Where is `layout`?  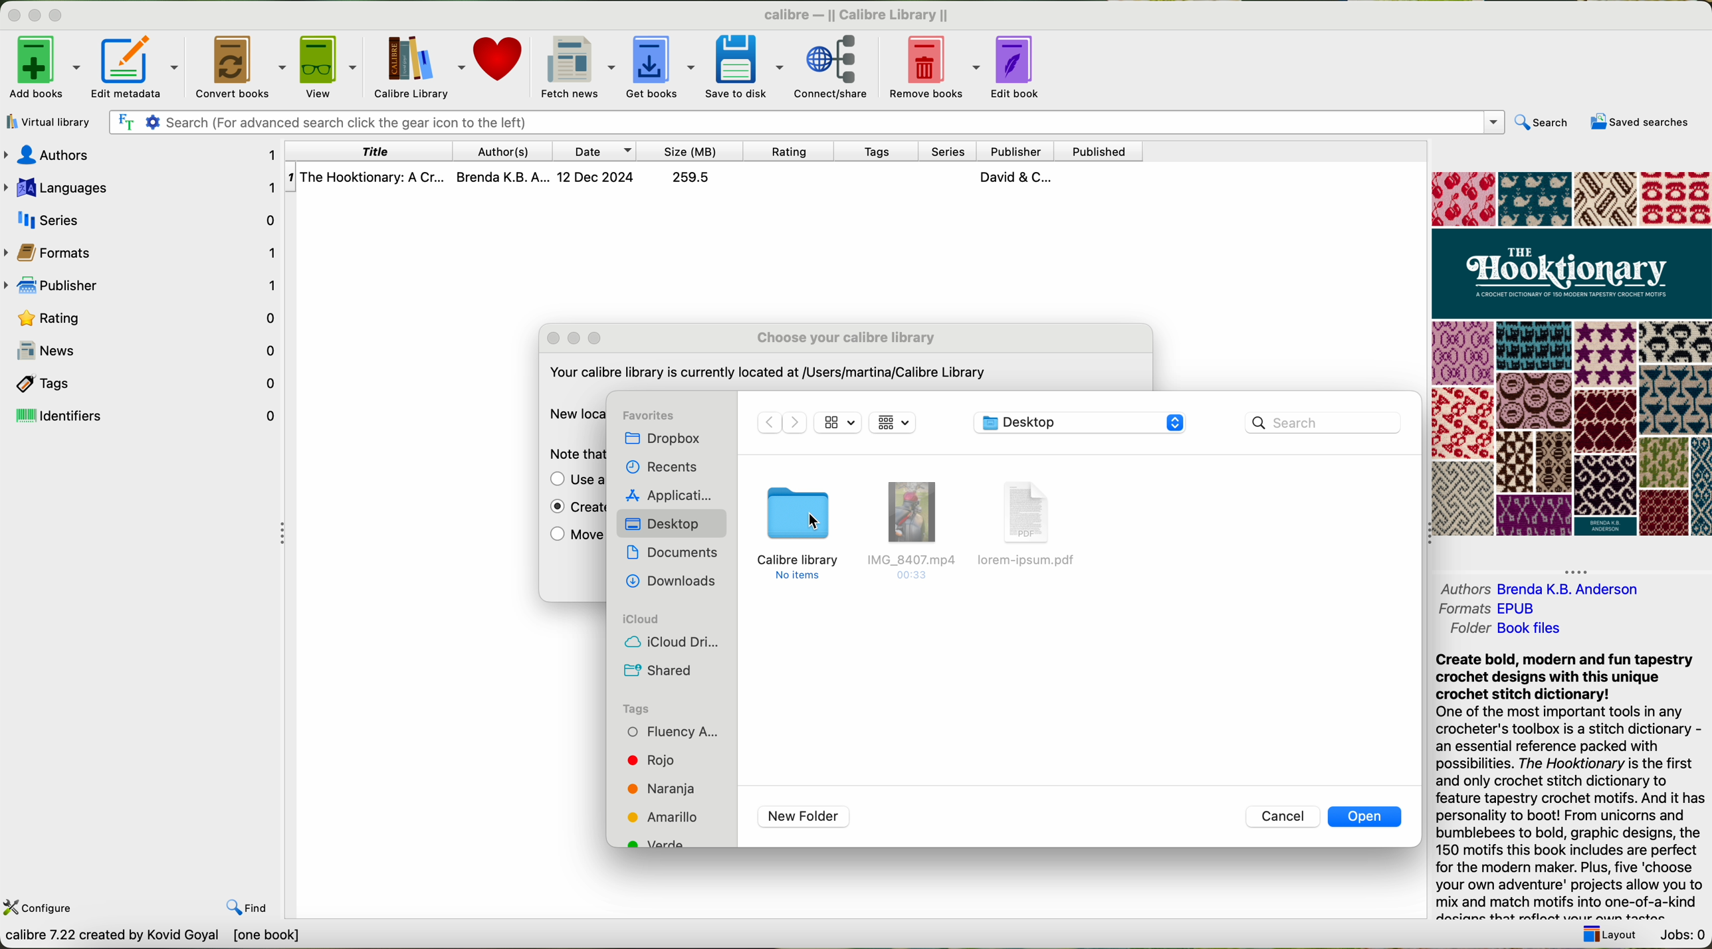 layout is located at coordinates (1612, 936).